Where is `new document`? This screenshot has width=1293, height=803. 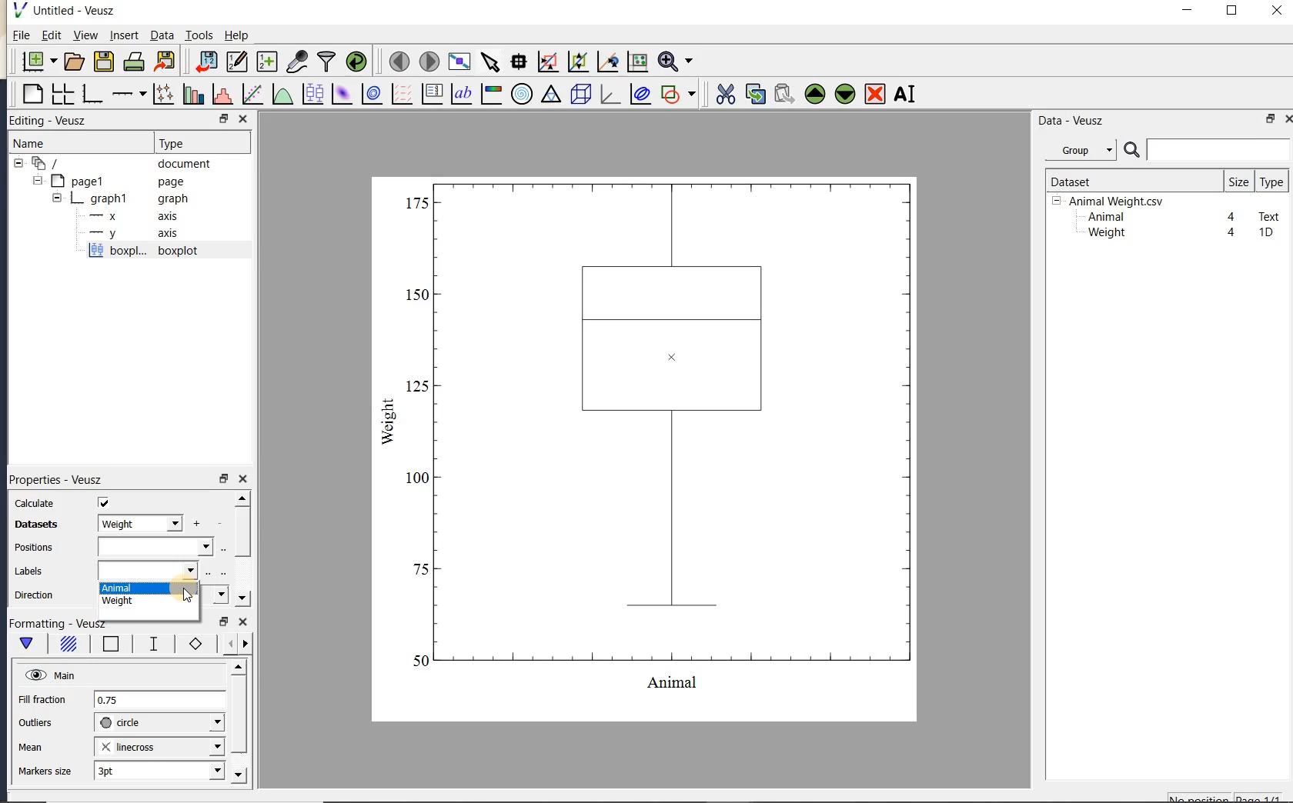 new document is located at coordinates (35, 62).